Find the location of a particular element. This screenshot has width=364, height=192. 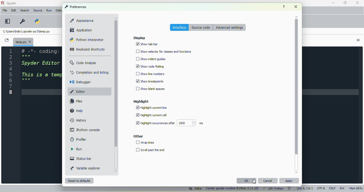

files is located at coordinates (77, 101).